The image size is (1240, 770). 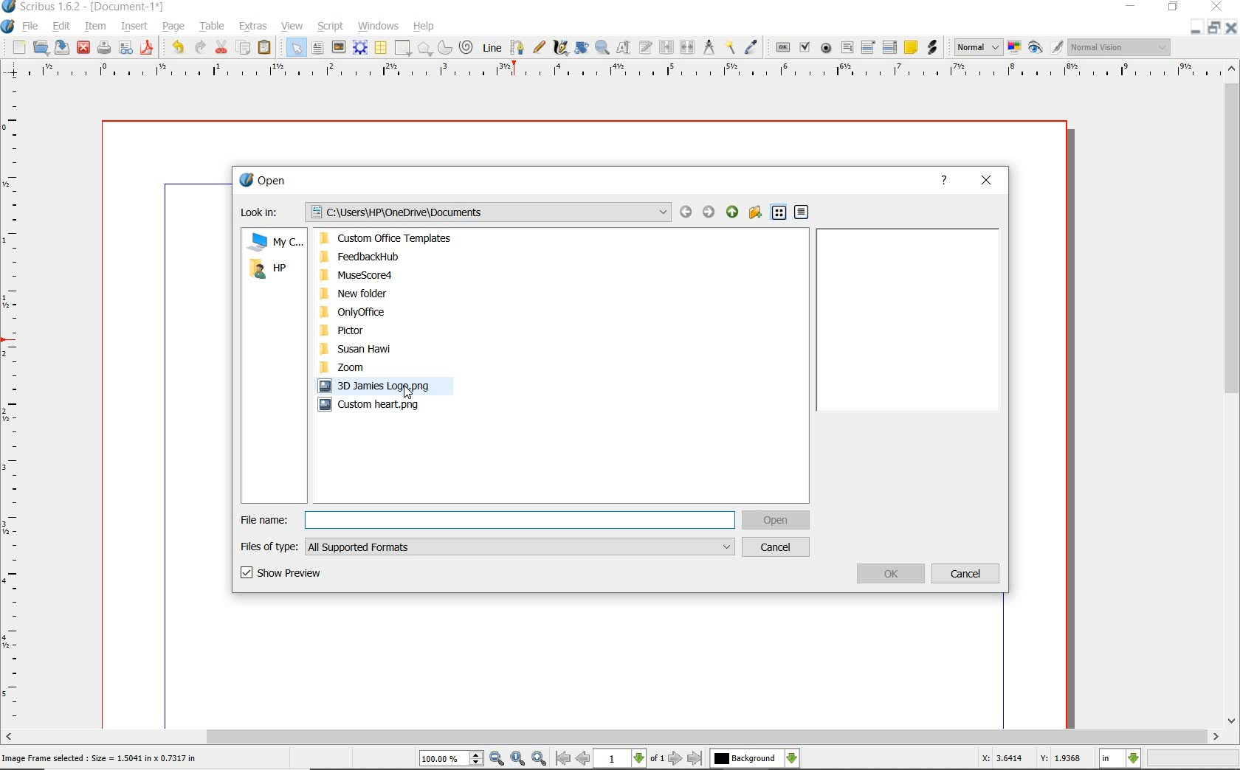 What do you see at coordinates (339, 48) in the screenshot?
I see `image` at bounding box center [339, 48].